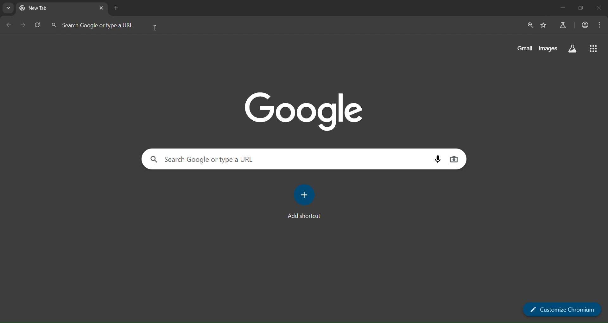 This screenshot has height=323, width=608. I want to click on voice search, so click(439, 159).